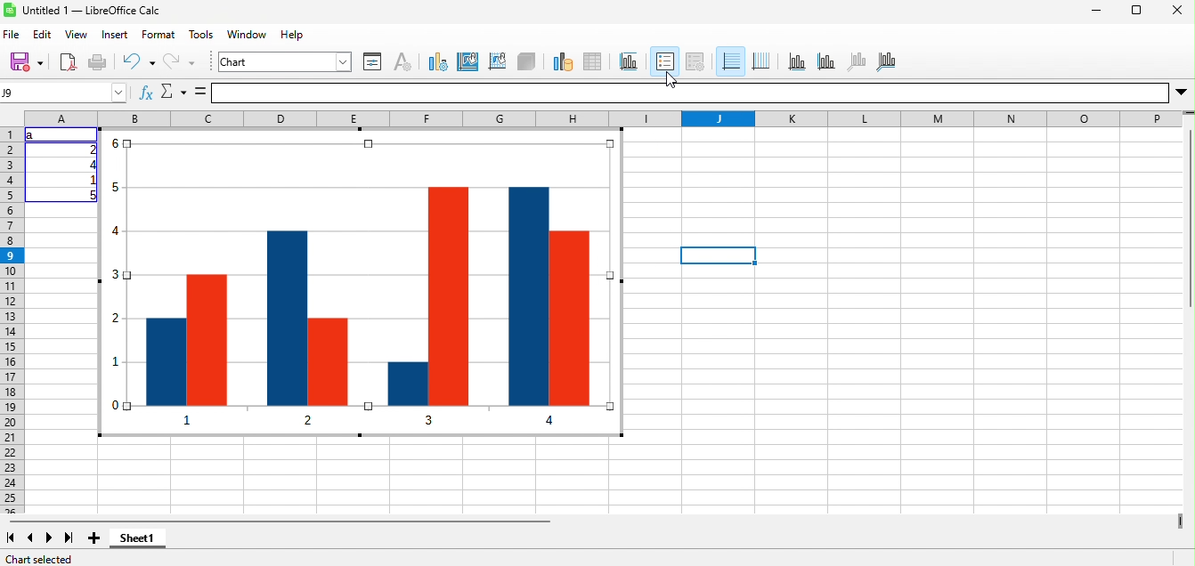 The width and height of the screenshot is (1195, 566). I want to click on chart area, so click(468, 62).